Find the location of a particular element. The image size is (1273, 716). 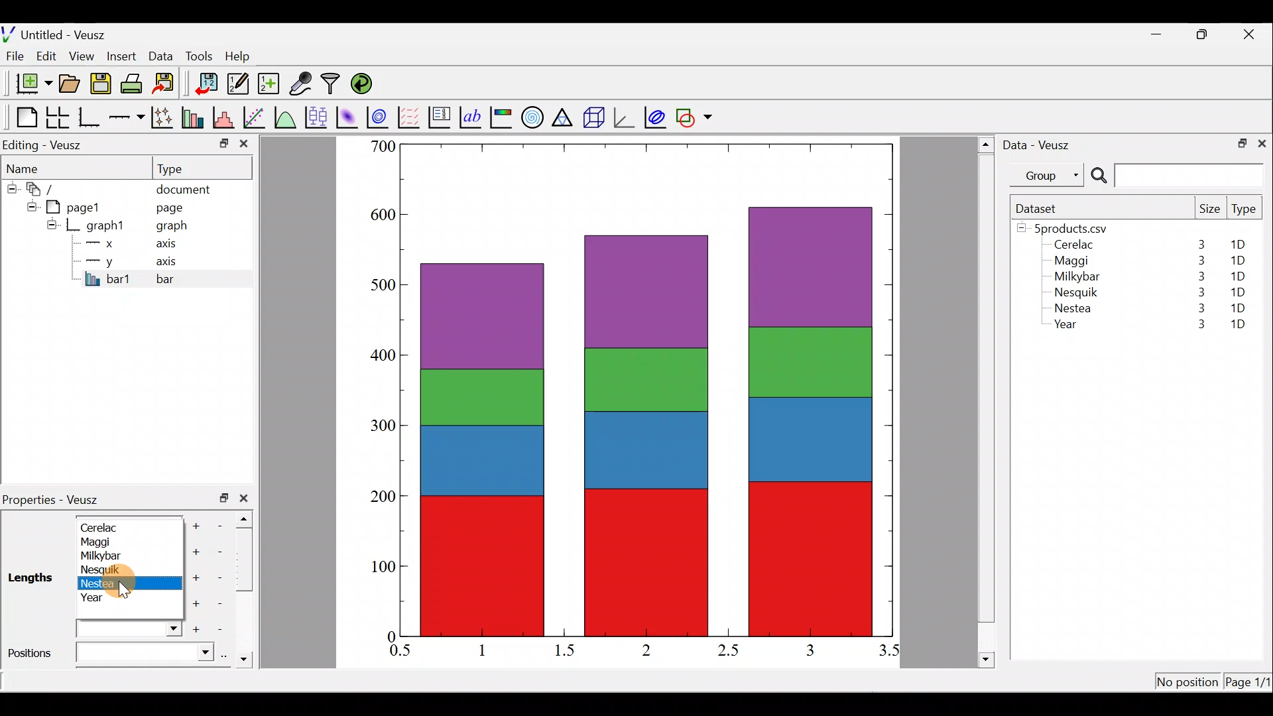

Page 1/11 is located at coordinates (1250, 684).